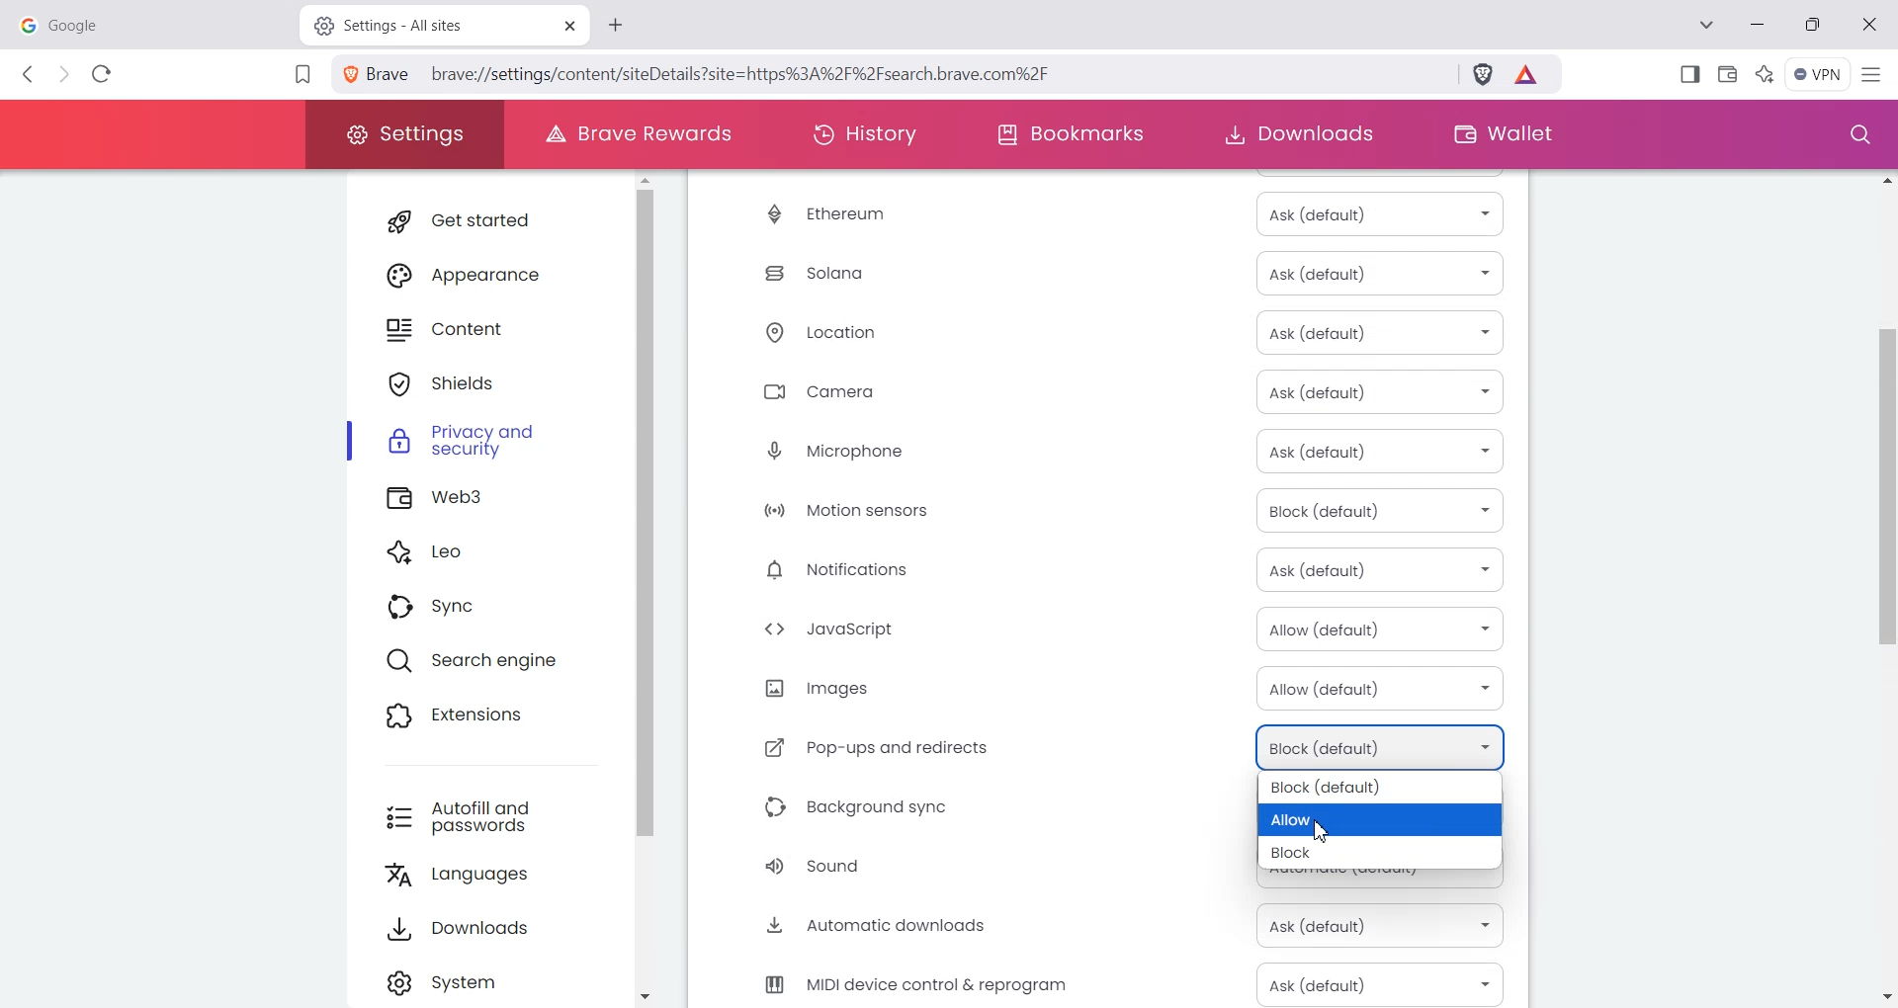  Describe the element at coordinates (1111, 630) in the screenshot. I see `JavaScript Allow (Default)` at that location.